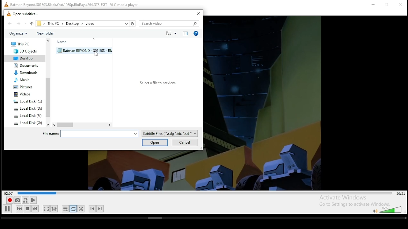 The width and height of the screenshot is (408, 229). Describe the element at coordinates (33, 200) in the screenshot. I see `frame by frame` at that location.